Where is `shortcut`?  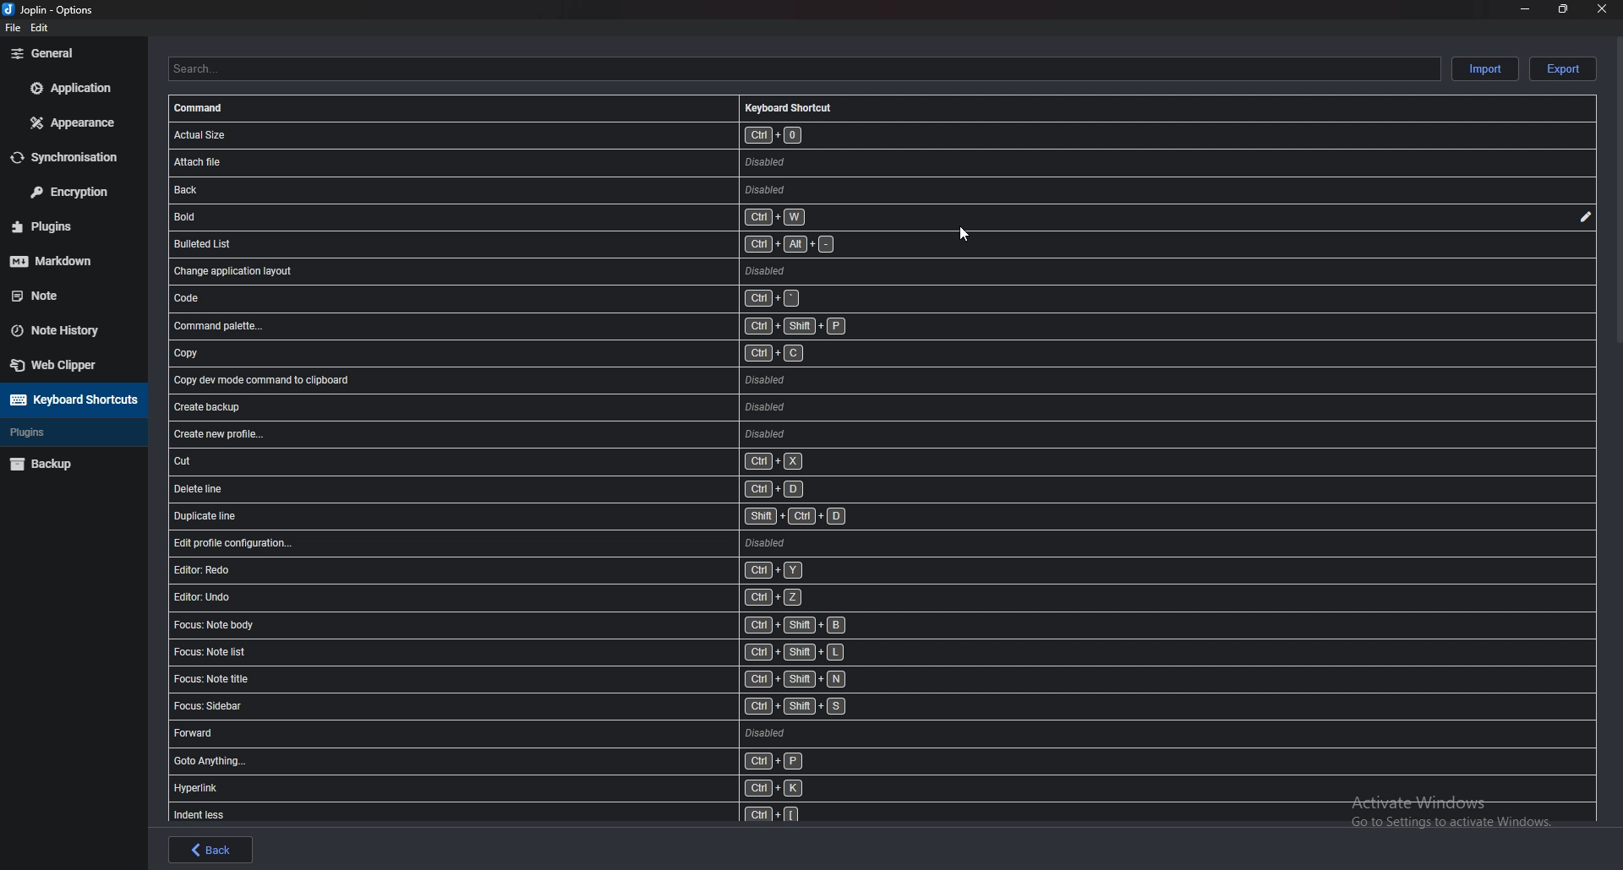 shortcut is located at coordinates (527, 328).